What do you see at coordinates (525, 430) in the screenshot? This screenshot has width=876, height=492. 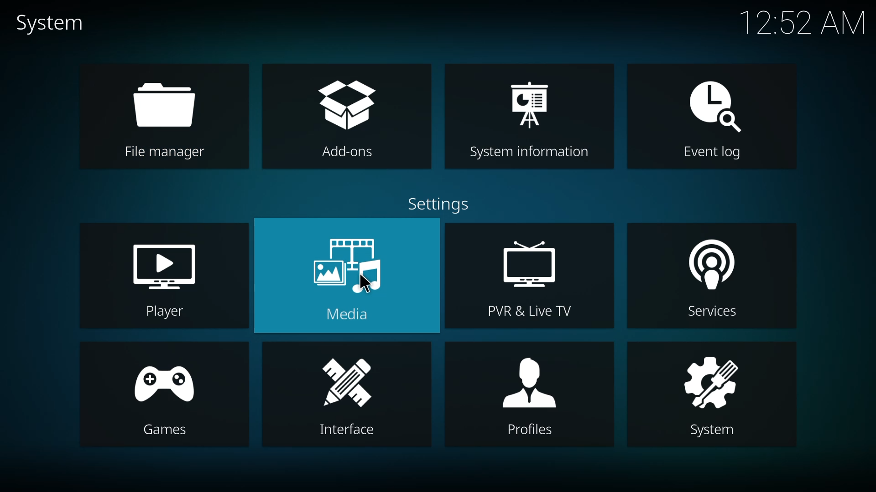 I see `Profiles` at bounding box center [525, 430].